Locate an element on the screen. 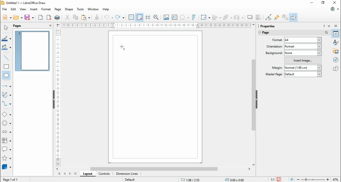 The image size is (341, 182). properties is located at coordinates (270, 26).